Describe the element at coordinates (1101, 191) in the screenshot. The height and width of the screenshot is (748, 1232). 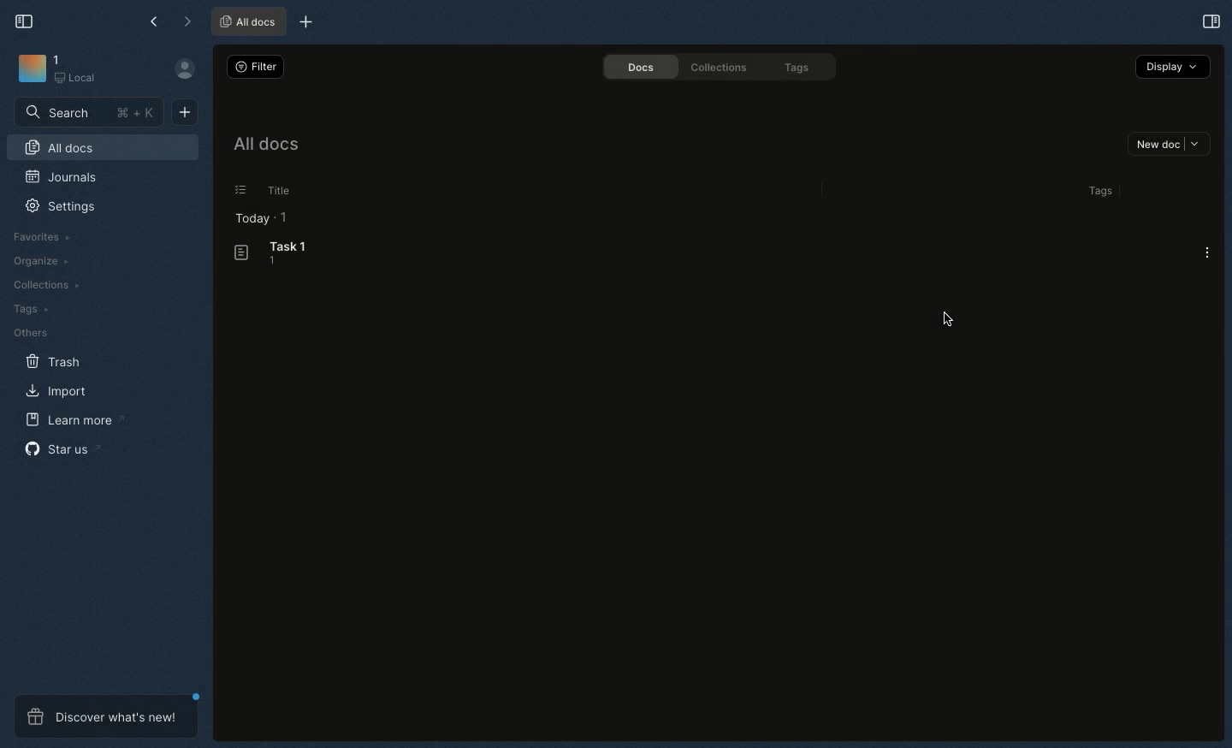
I see `0 tags` at that location.